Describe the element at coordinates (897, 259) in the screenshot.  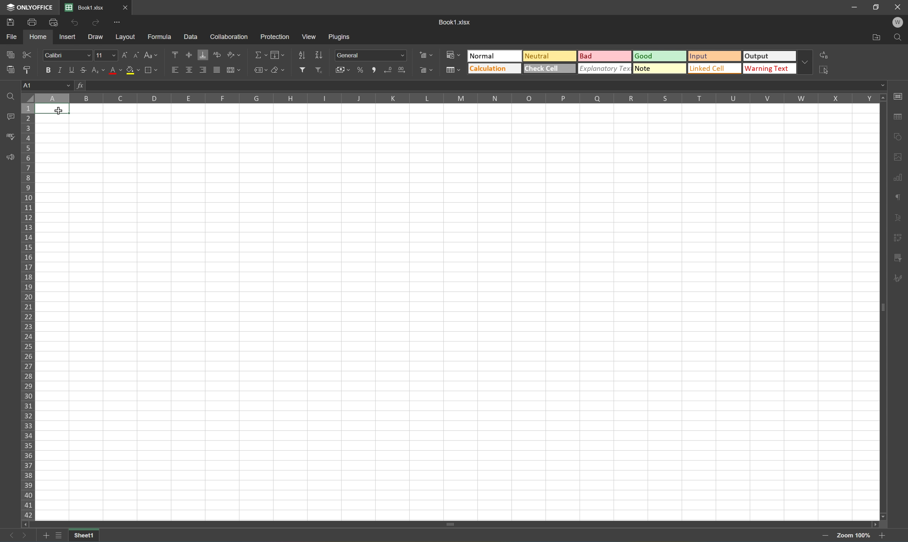
I see `Pivot table settings` at that location.